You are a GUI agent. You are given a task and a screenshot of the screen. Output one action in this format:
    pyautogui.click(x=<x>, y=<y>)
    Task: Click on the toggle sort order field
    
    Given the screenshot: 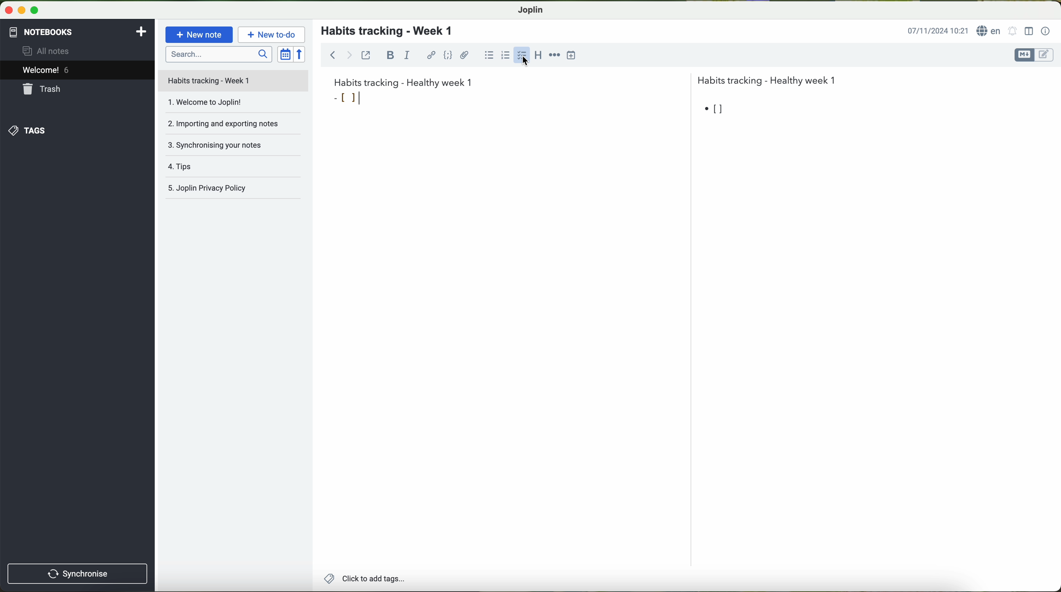 What is the action you would take?
    pyautogui.click(x=285, y=54)
    